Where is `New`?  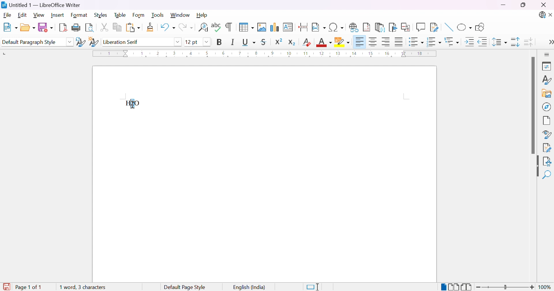
New is located at coordinates (10, 28).